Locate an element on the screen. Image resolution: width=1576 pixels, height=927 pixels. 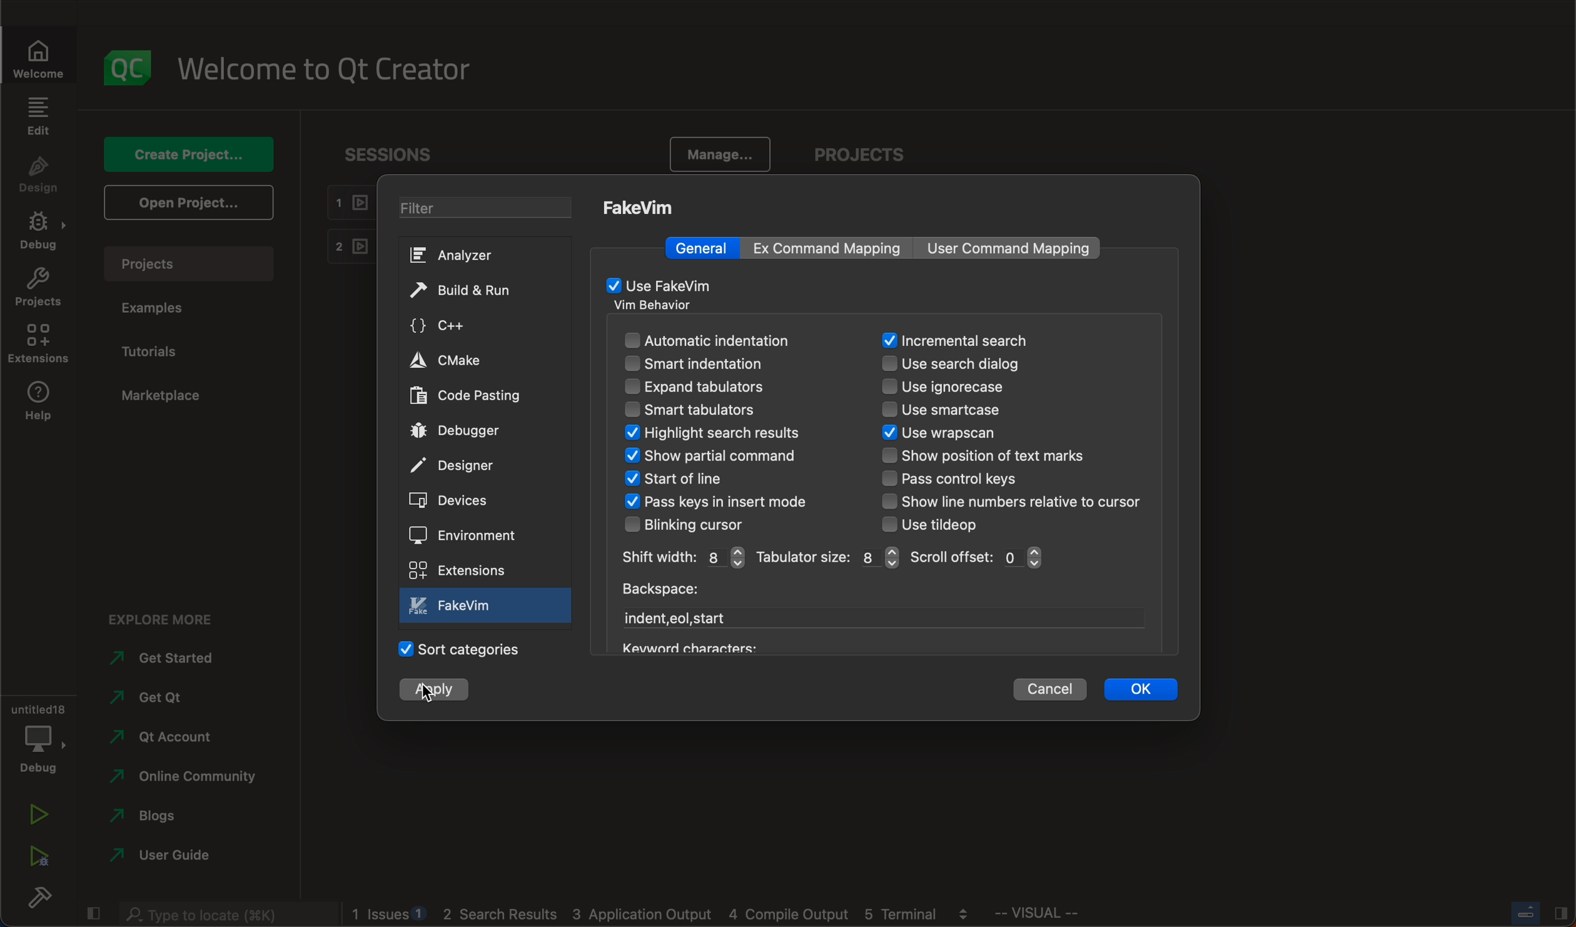
 is located at coordinates (786, 911).